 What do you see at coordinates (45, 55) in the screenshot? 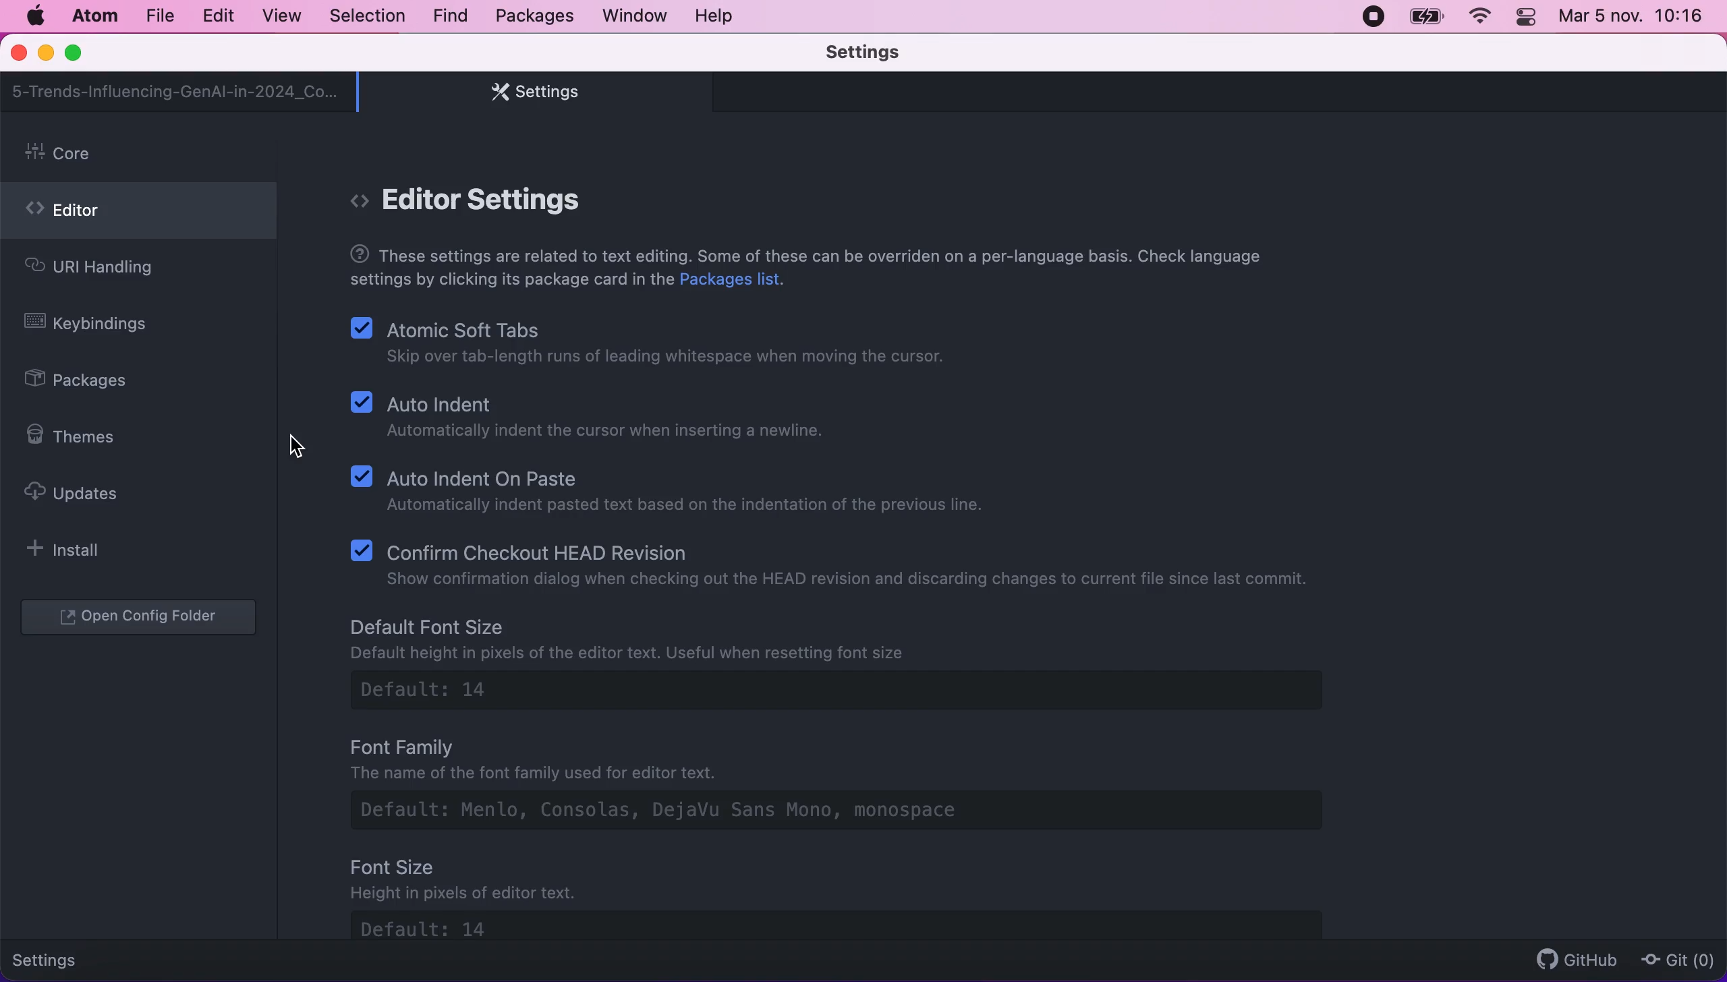
I see `minimize` at bounding box center [45, 55].